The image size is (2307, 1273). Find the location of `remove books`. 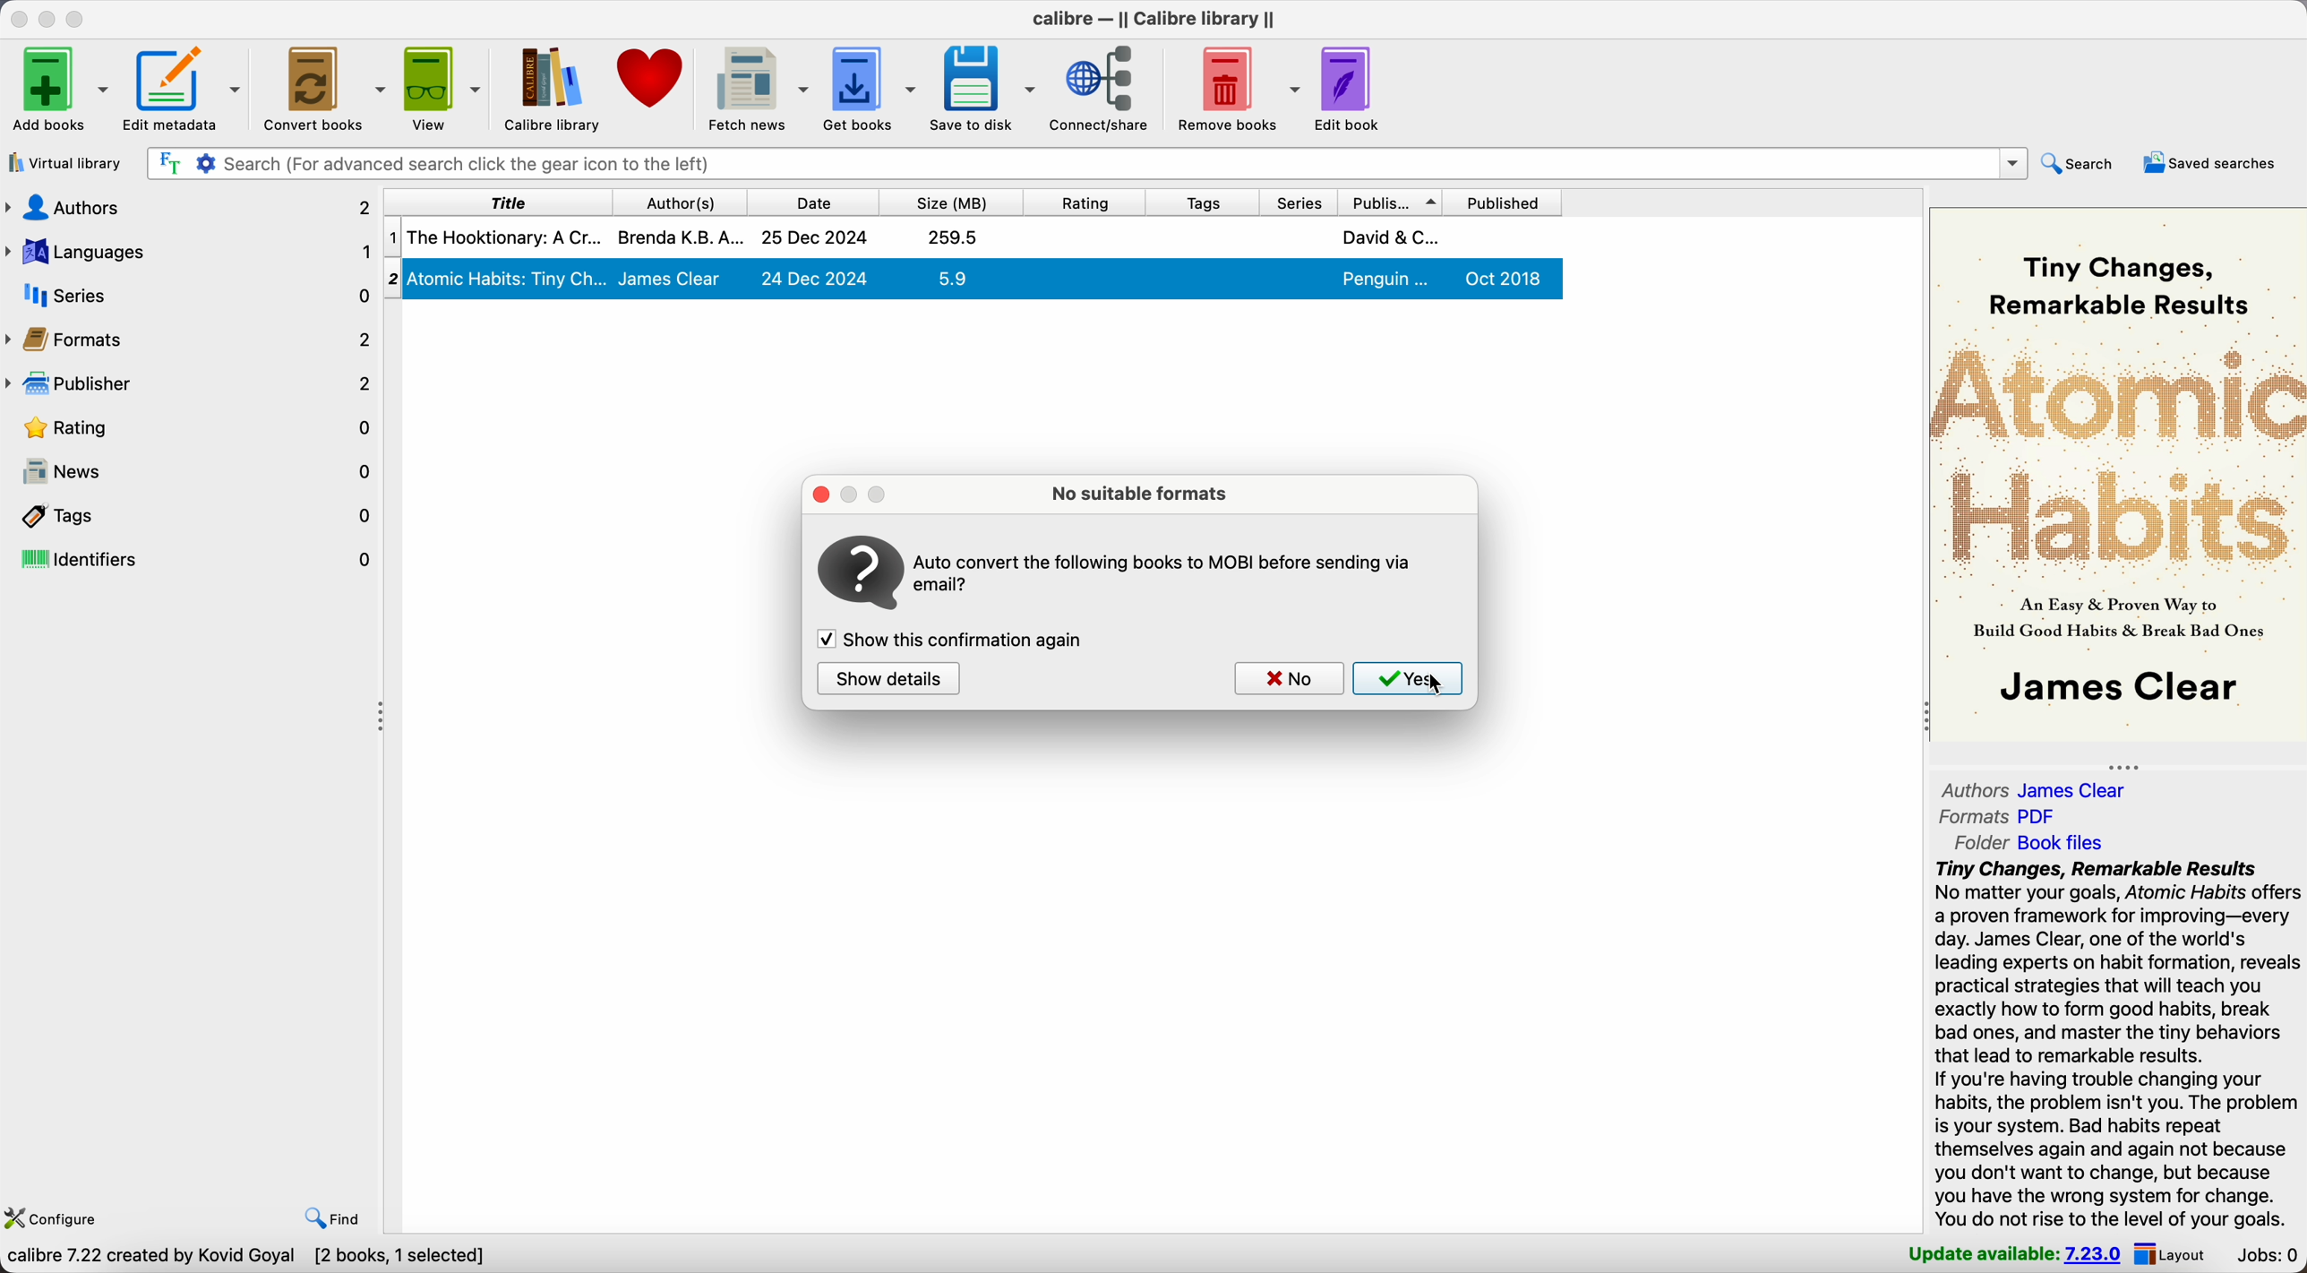

remove books is located at coordinates (1234, 87).